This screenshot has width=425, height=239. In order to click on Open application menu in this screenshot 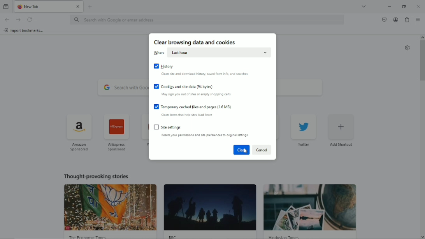, I will do `click(418, 19)`.